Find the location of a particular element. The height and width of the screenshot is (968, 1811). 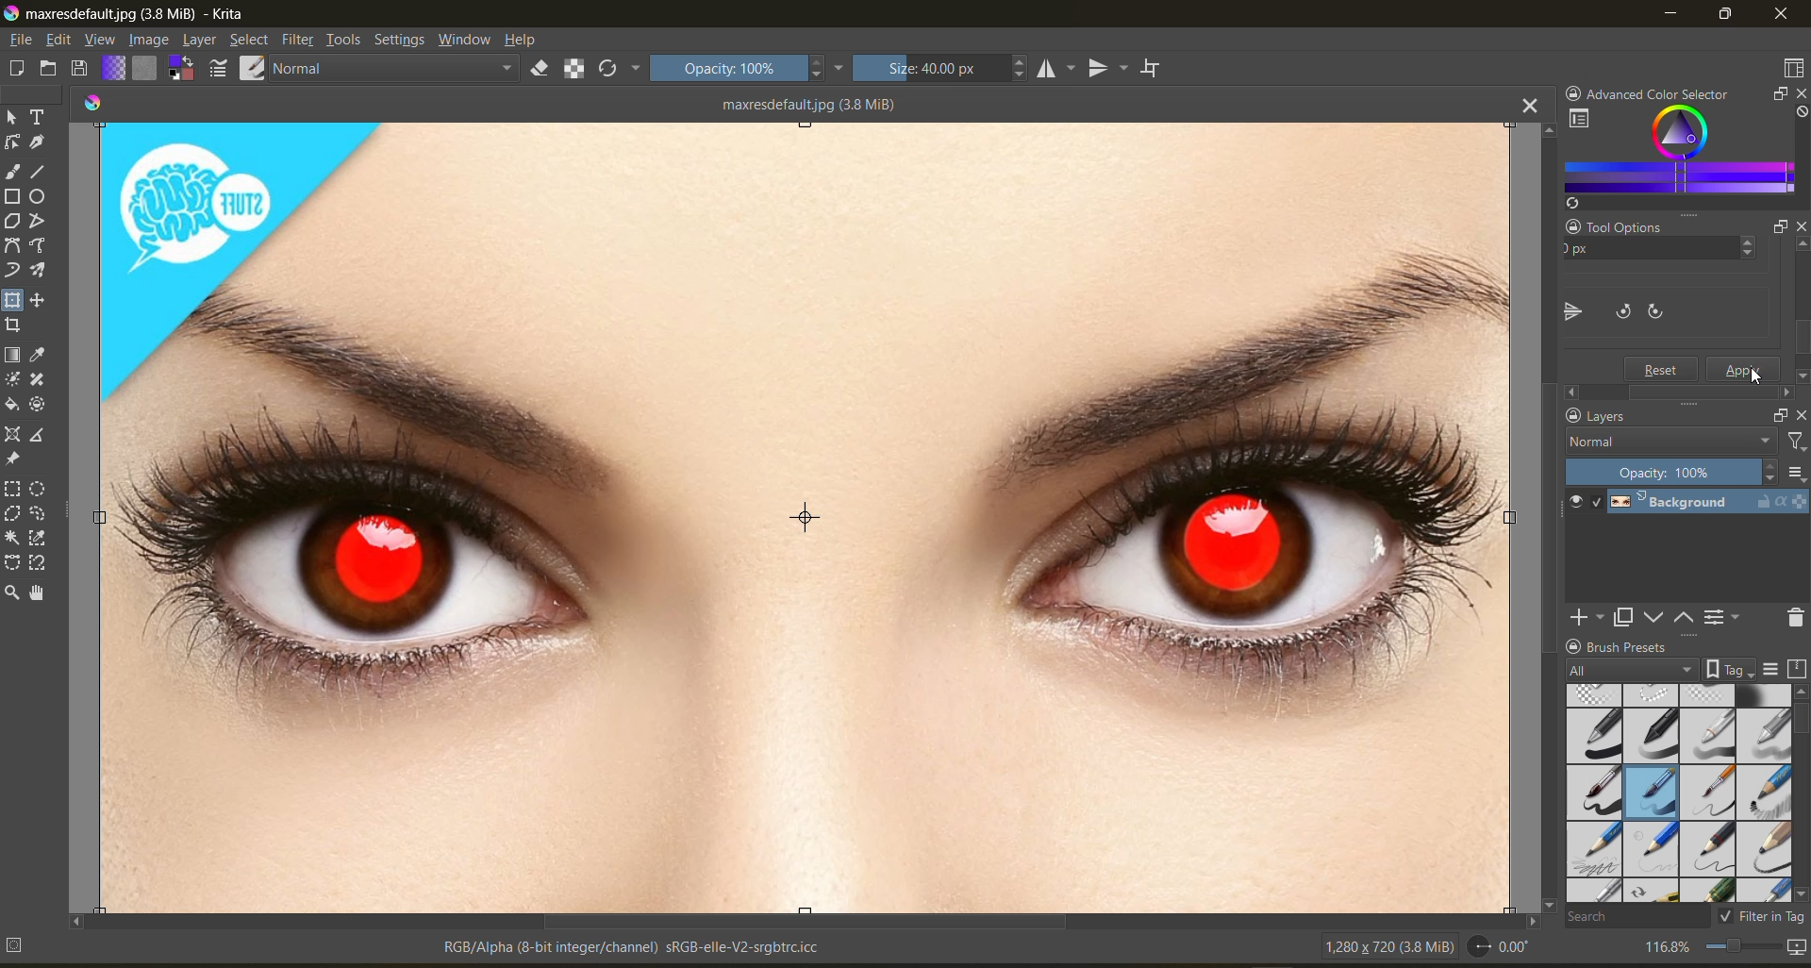

flip canvas is located at coordinates (1573, 313).